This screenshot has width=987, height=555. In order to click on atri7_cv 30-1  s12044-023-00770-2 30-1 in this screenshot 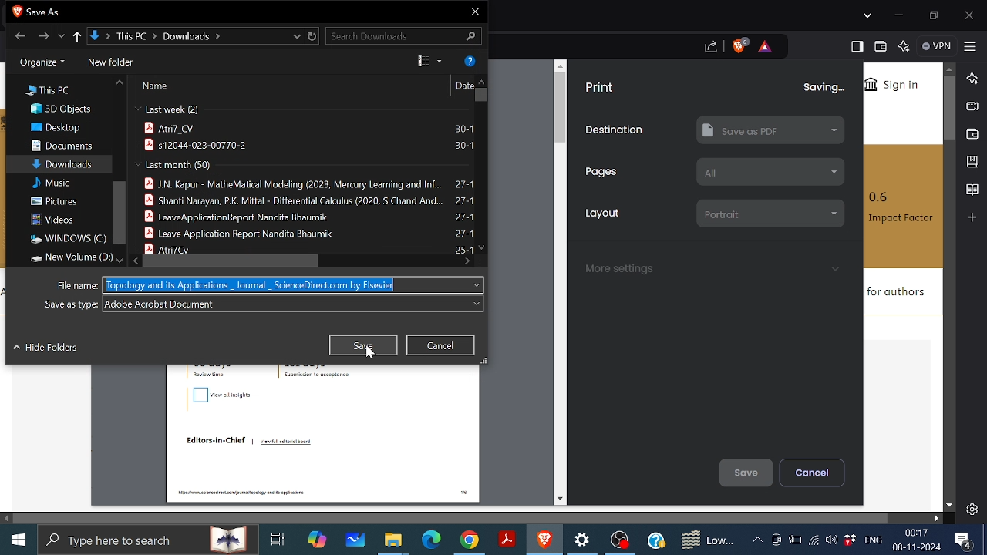, I will do `click(308, 136)`.